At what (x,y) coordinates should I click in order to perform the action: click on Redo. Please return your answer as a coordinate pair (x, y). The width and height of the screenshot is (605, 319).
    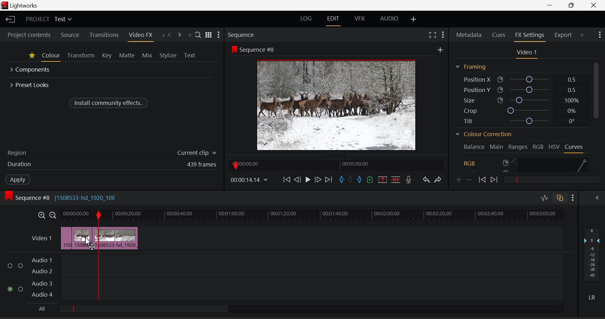
    Looking at the image, I should click on (437, 180).